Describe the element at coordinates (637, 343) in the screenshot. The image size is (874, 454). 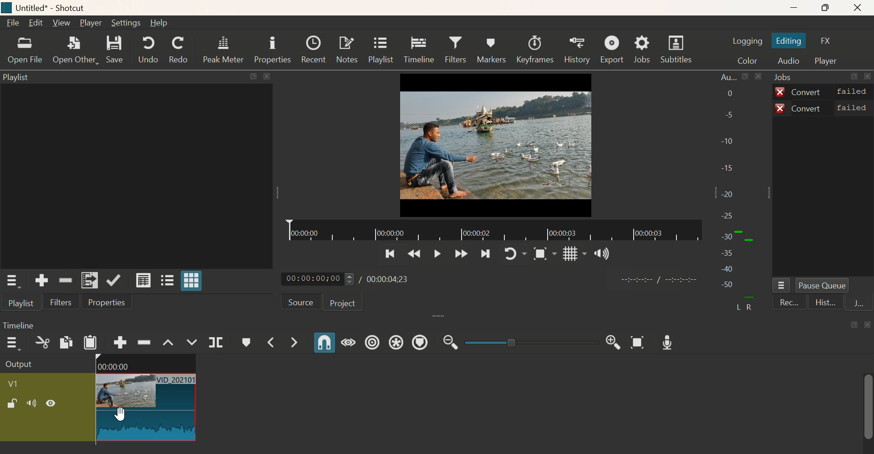
I see `` at that location.